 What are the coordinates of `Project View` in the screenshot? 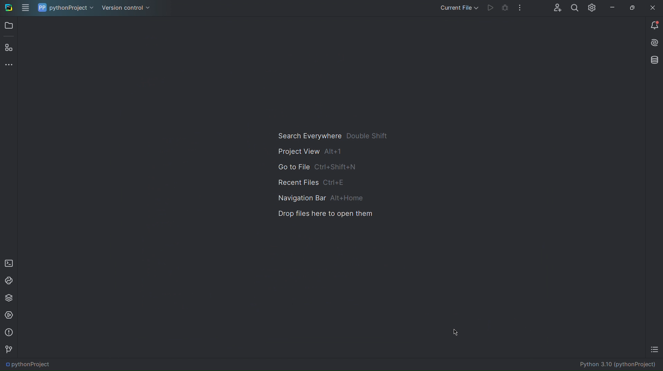 It's located at (308, 151).